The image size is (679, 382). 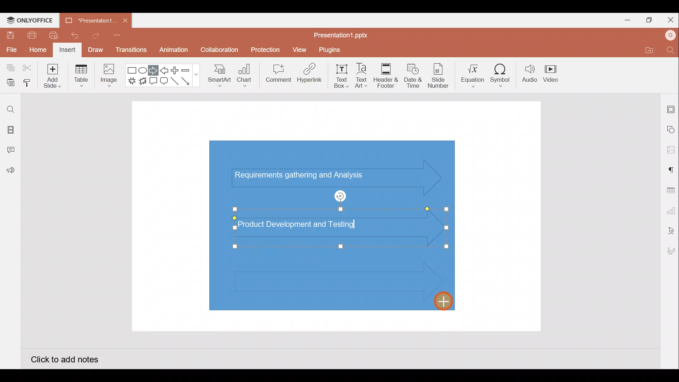 What do you see at coordinates (305, 176) in the screenshot?
I see `Text (Requirements gathering and Analysis) in arrow shape` at bounding box center [305, 176].